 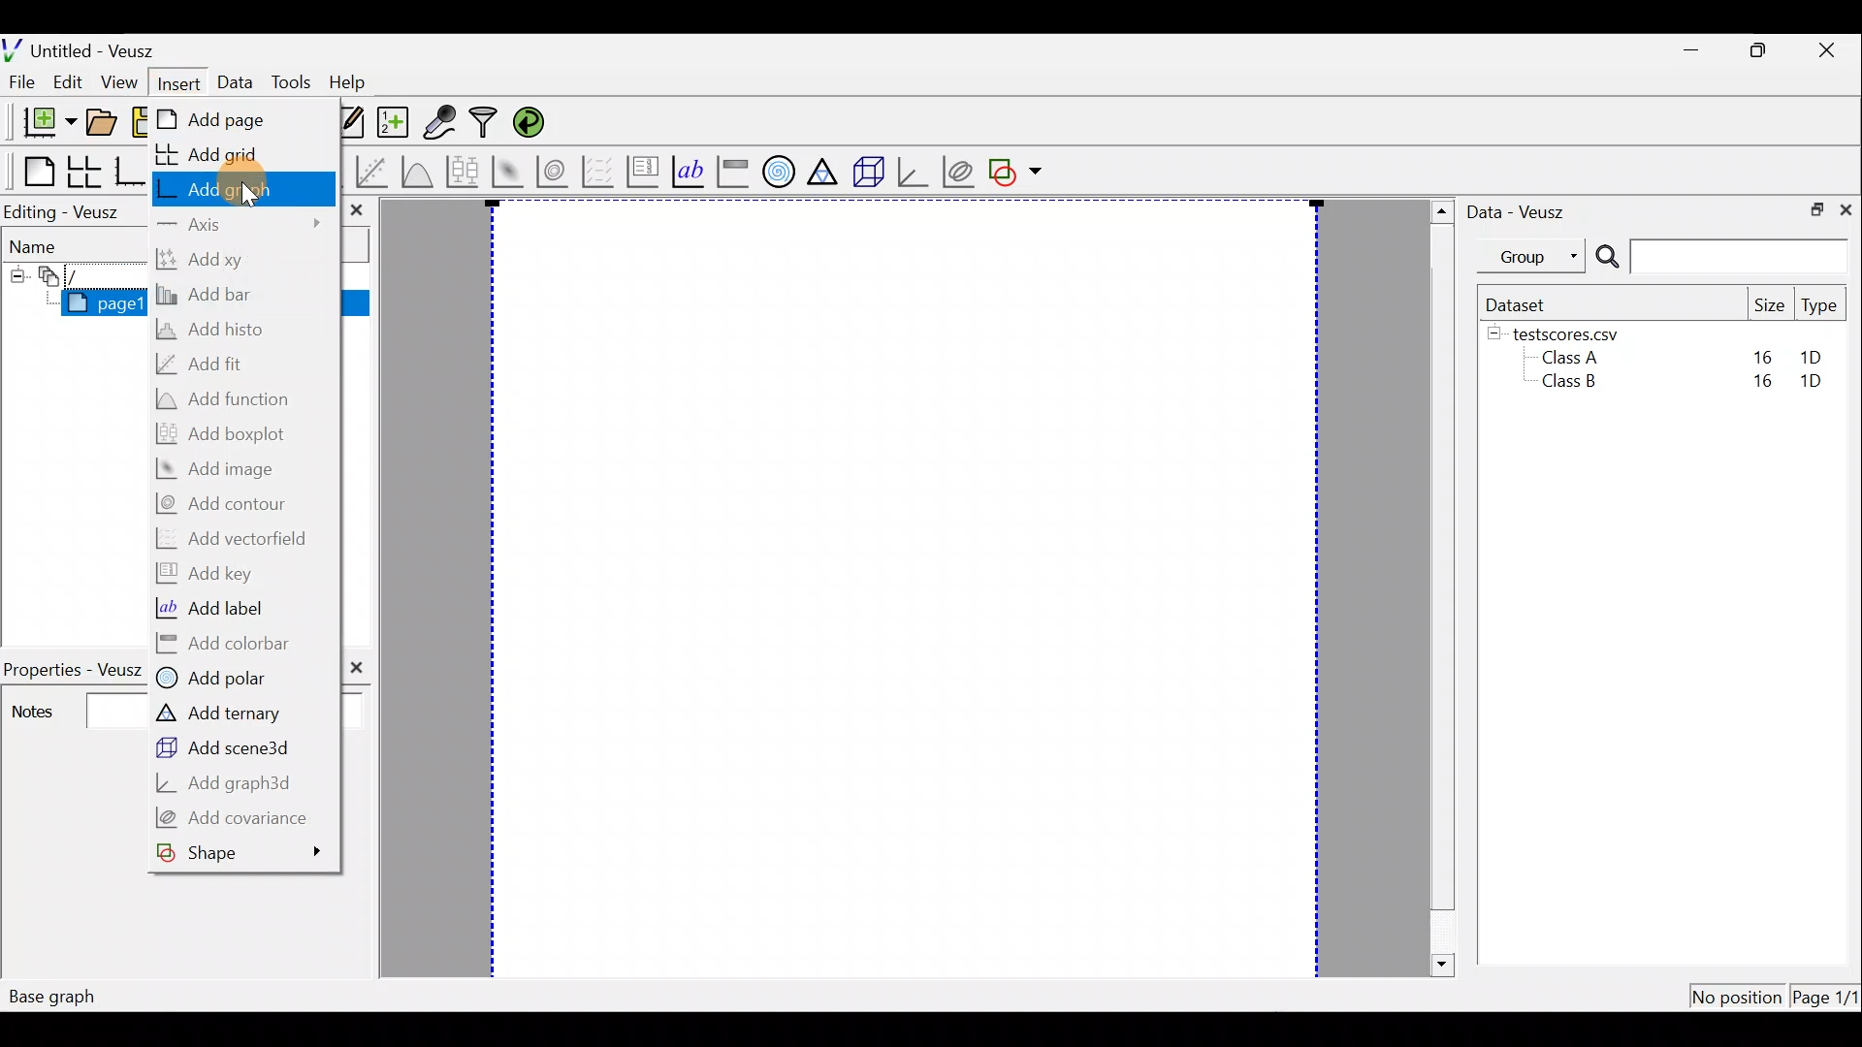 What do you see at coordinates (555, 172) in the screenshot?
I see `Plot a 2d dataset as contours` at bounding box center [555, 172].